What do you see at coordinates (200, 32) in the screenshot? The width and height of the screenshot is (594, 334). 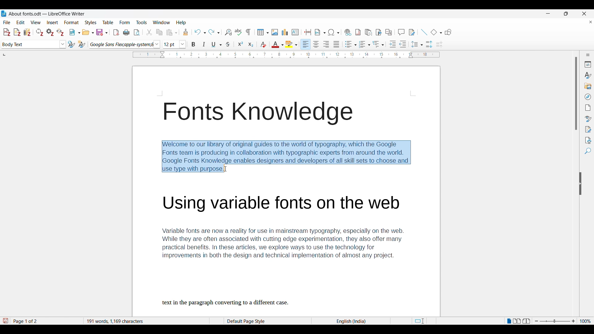 I see `Undo` at bounding box center [200, 32].